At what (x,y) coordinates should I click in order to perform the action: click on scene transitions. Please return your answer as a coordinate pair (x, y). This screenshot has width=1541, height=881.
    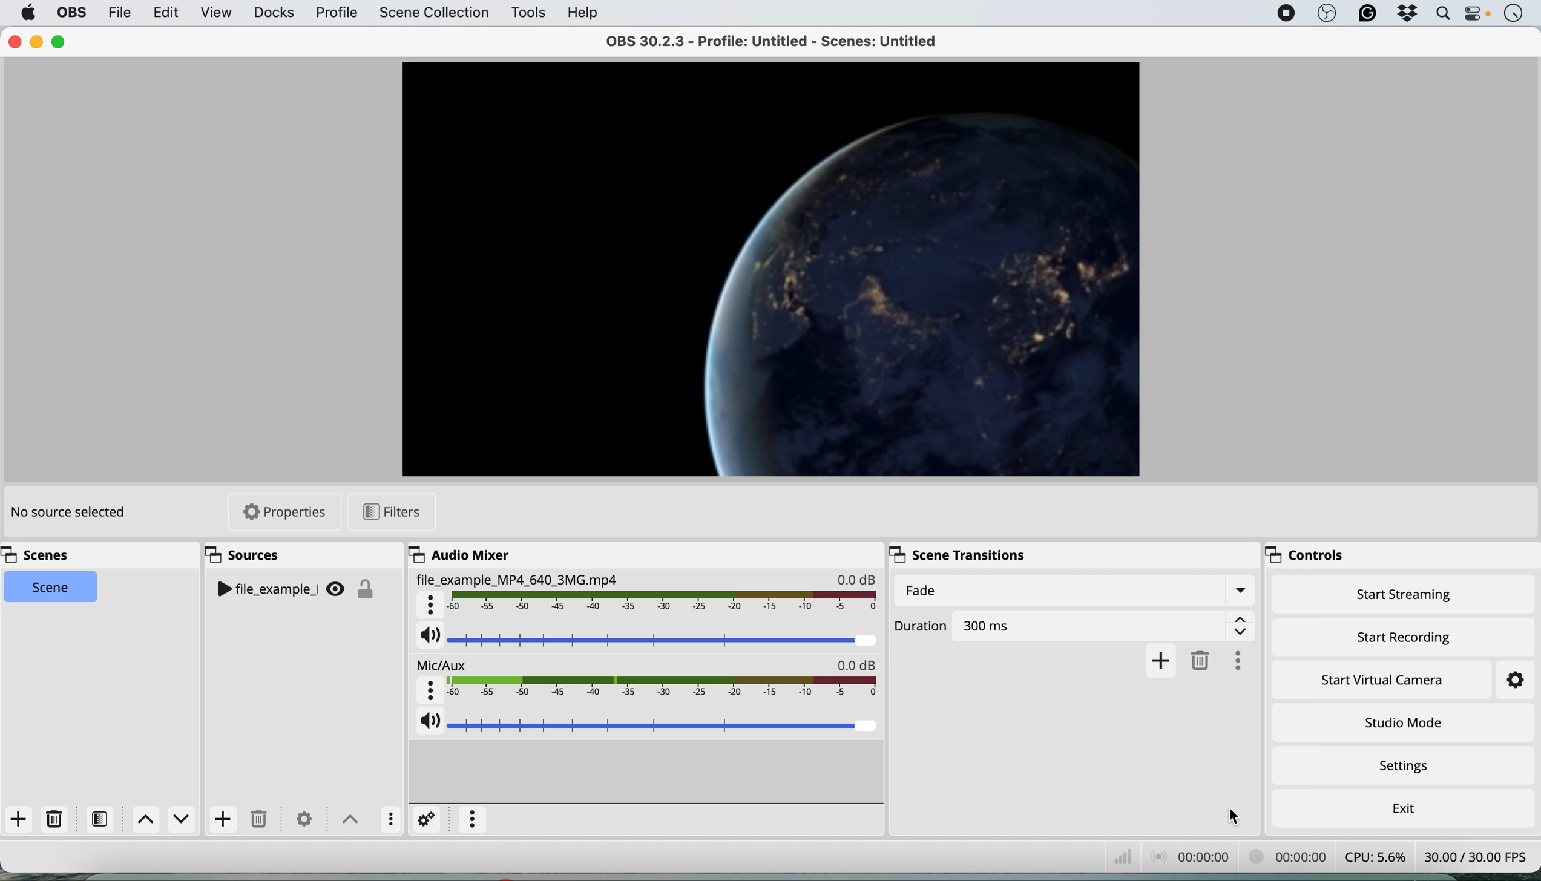
    Looking at the image, I should click on (961, 554).